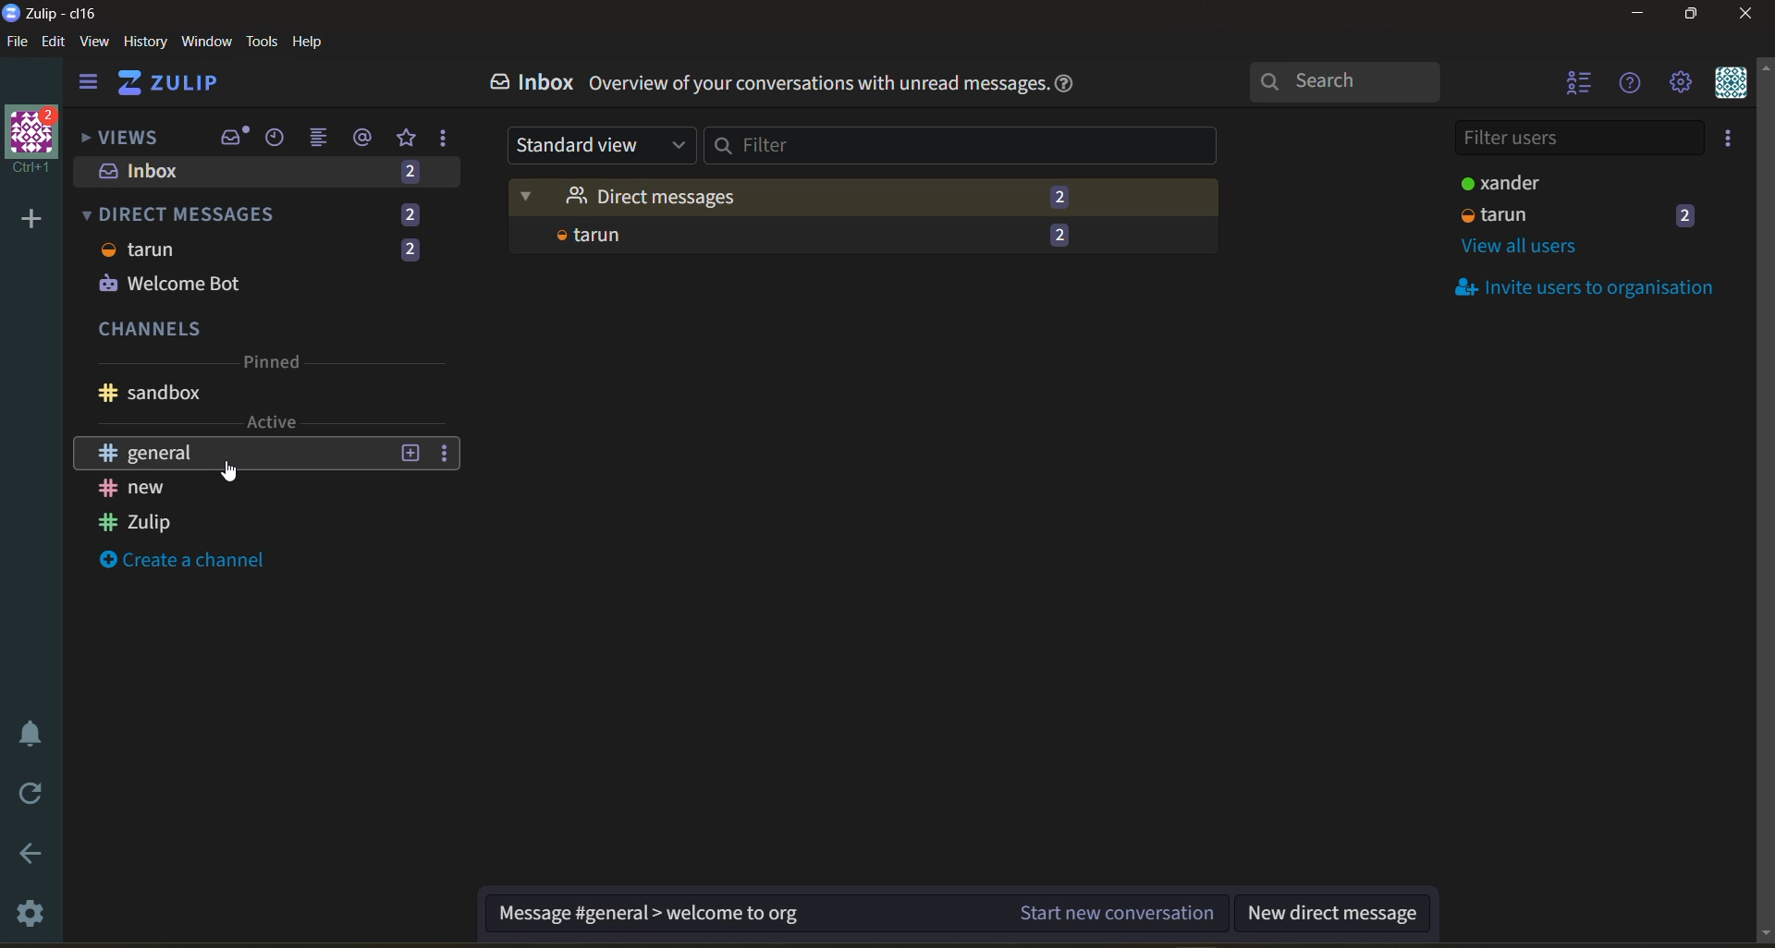 The width and height of the screenshot is (1775, 948). I want to click on filter users, so click(1584, 136).